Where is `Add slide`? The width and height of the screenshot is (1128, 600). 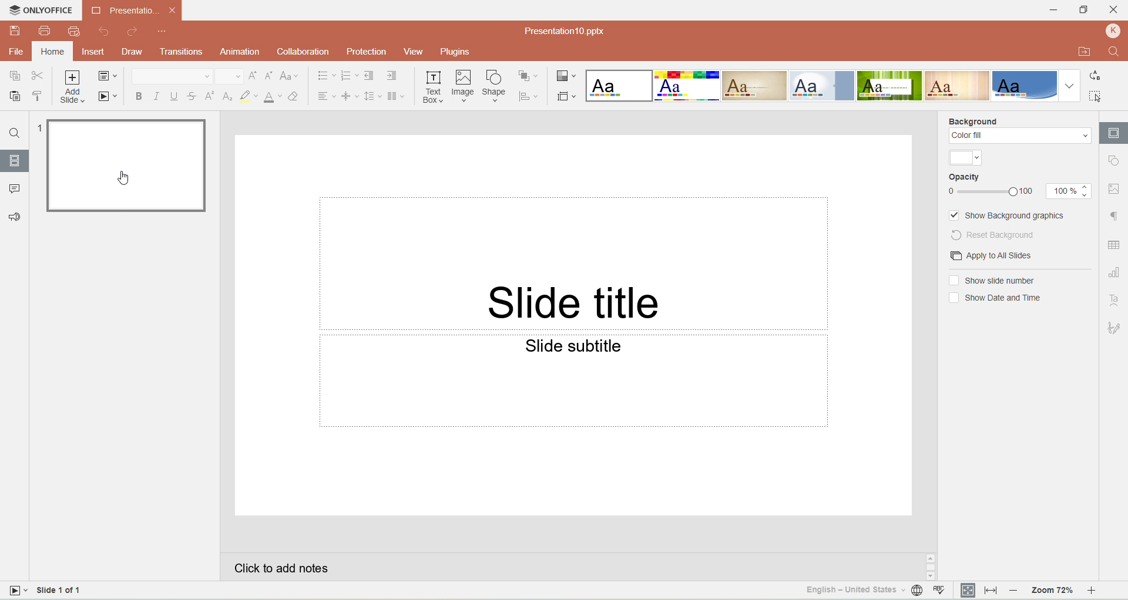 Add slide is located at coordinates (73, 88).